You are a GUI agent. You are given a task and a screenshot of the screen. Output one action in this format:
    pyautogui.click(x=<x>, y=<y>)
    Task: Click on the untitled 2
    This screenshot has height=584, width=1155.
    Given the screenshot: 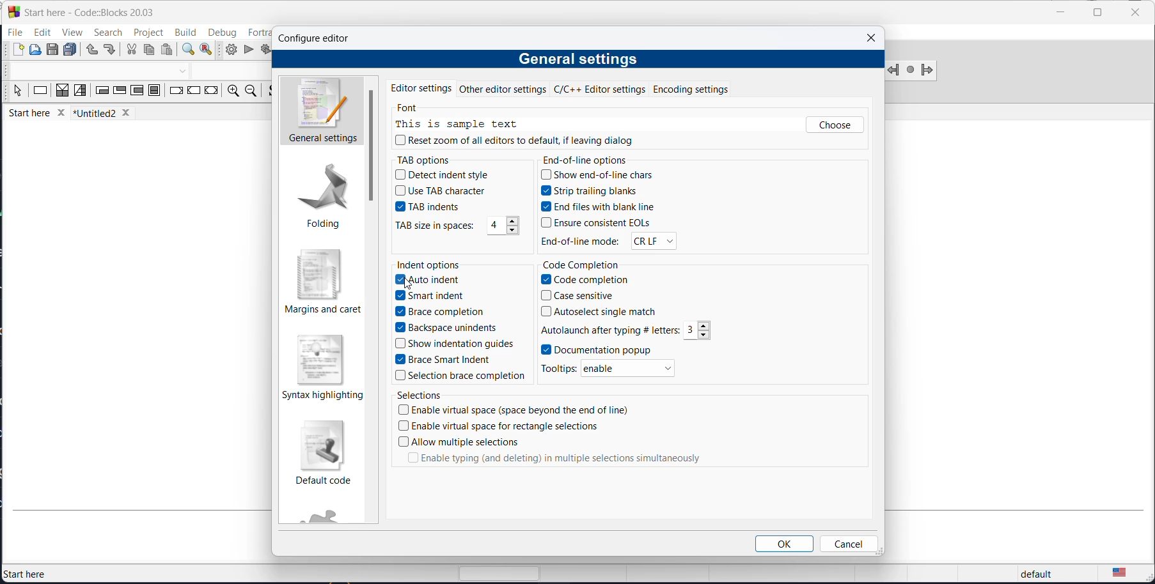 What is the action you would take?
    pyautogui.click(x=107, y=113)
    